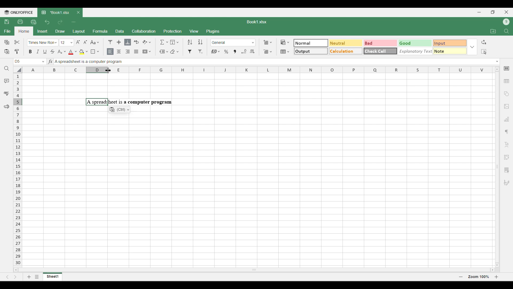  What do you see at coordinates (484, 52) in the screenshot?
I see `Select all` at bounding box center [484, 52].